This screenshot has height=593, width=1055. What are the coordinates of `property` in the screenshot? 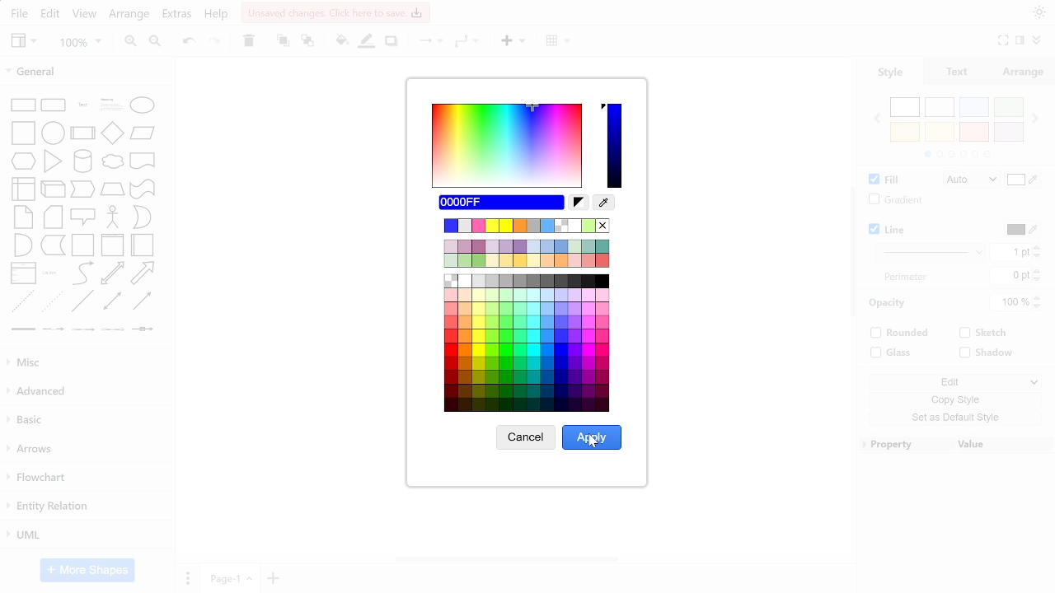 It's located at (904, 444).